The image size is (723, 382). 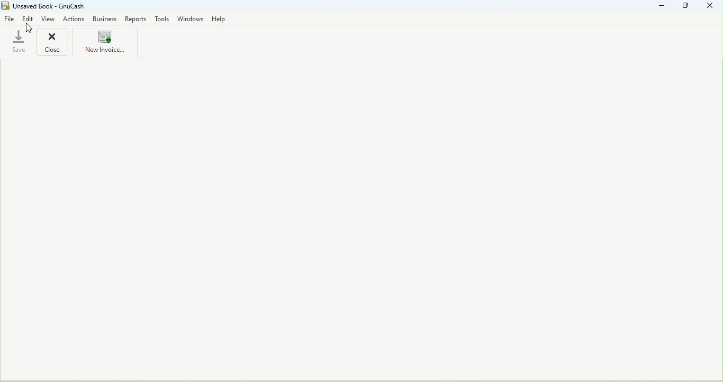 What do you see at coordinates (685, 8) in the screenshot?
I see `Maximize` at bounding box center [685, 8].